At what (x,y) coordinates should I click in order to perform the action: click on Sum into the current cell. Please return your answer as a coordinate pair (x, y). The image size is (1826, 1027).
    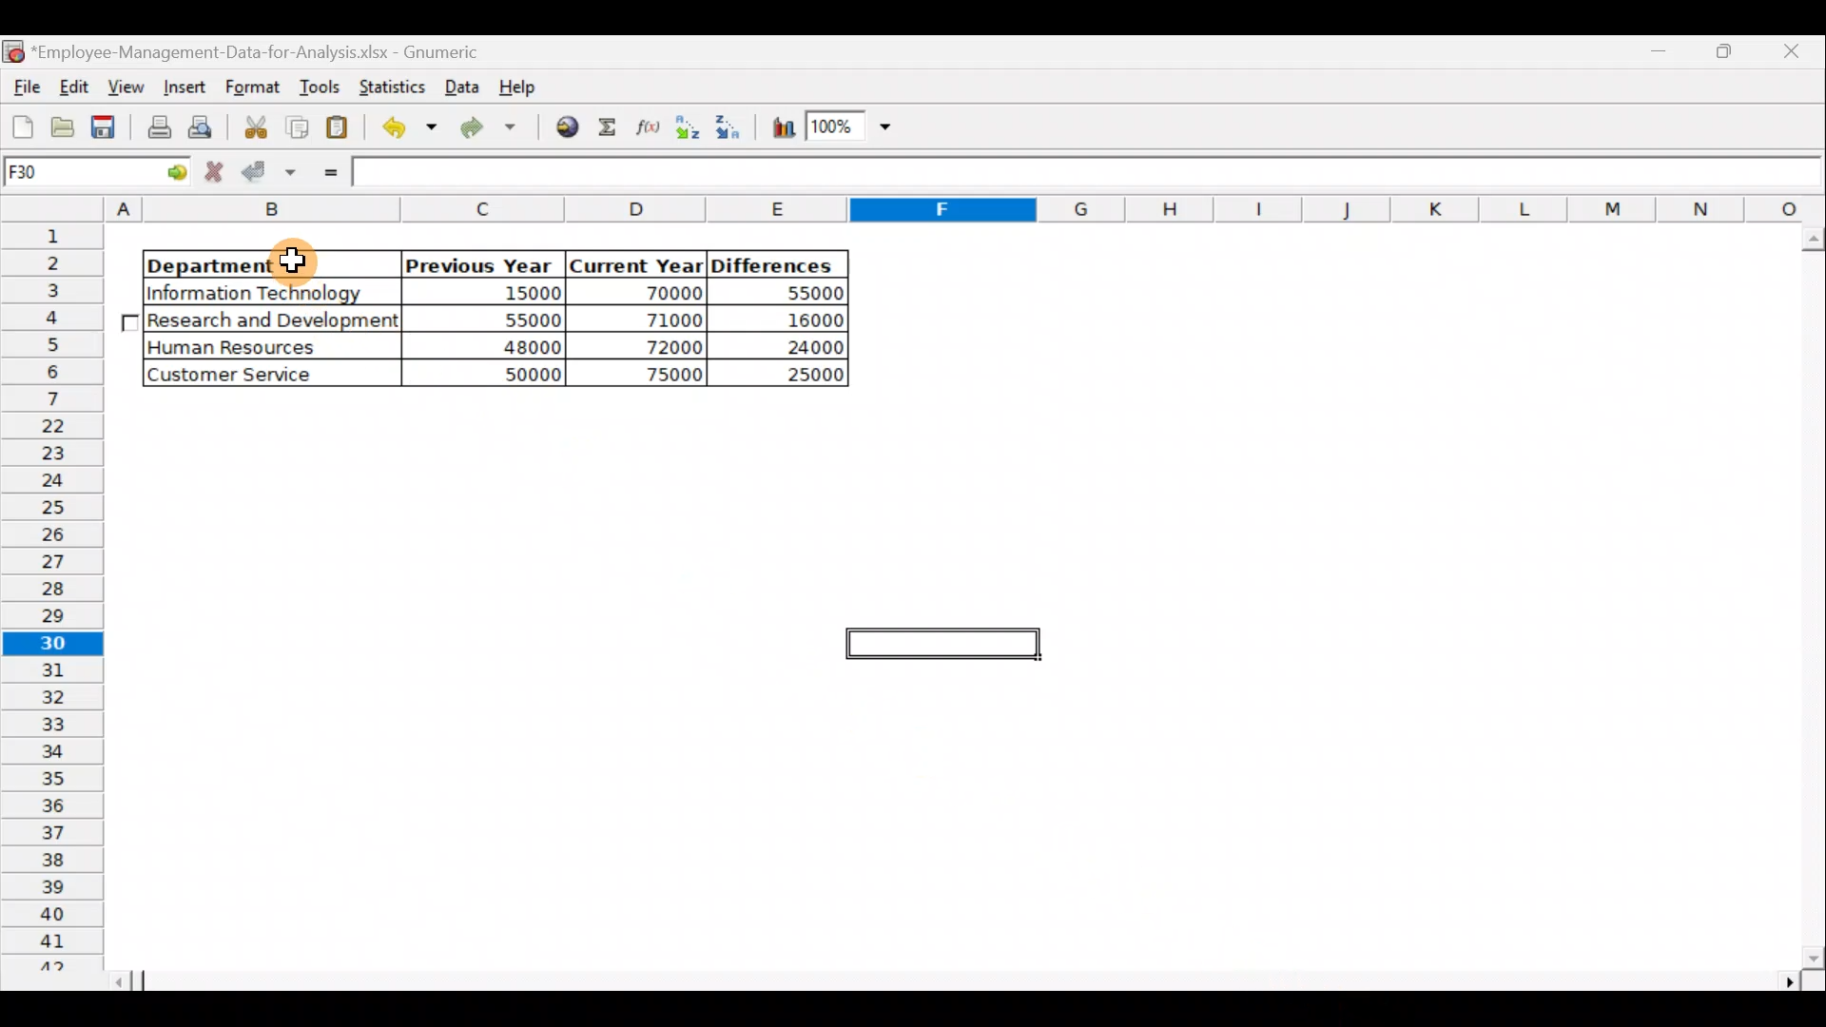
    Looking at the image, I should click on (609, 126).